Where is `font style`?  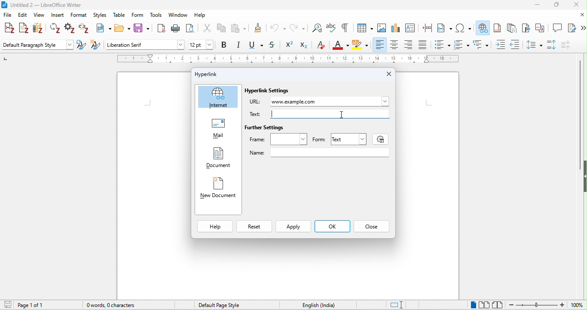
font style is located at coordinates (145, 45).